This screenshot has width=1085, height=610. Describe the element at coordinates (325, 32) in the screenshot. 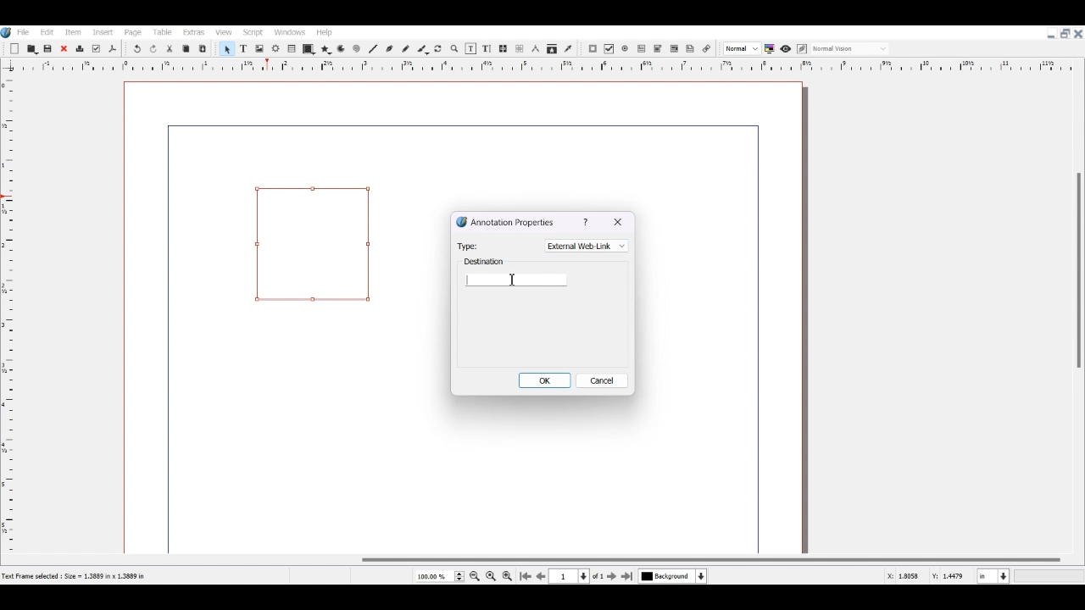

I see `Help` at that location.